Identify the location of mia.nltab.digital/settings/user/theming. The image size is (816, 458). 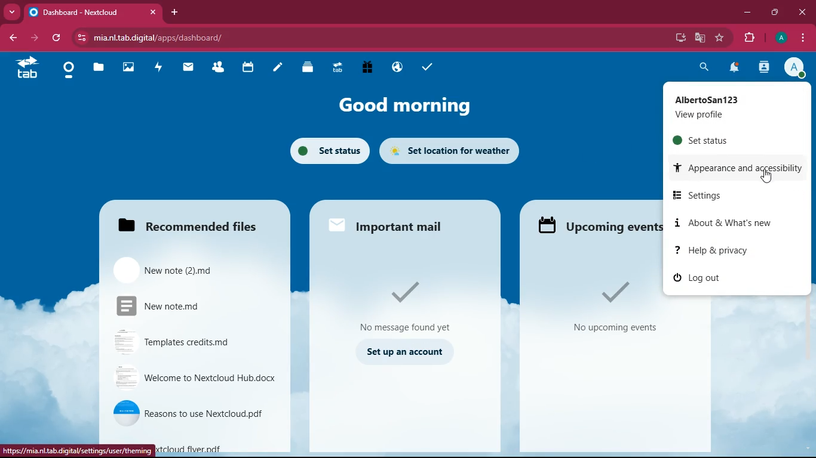
(80, 450).